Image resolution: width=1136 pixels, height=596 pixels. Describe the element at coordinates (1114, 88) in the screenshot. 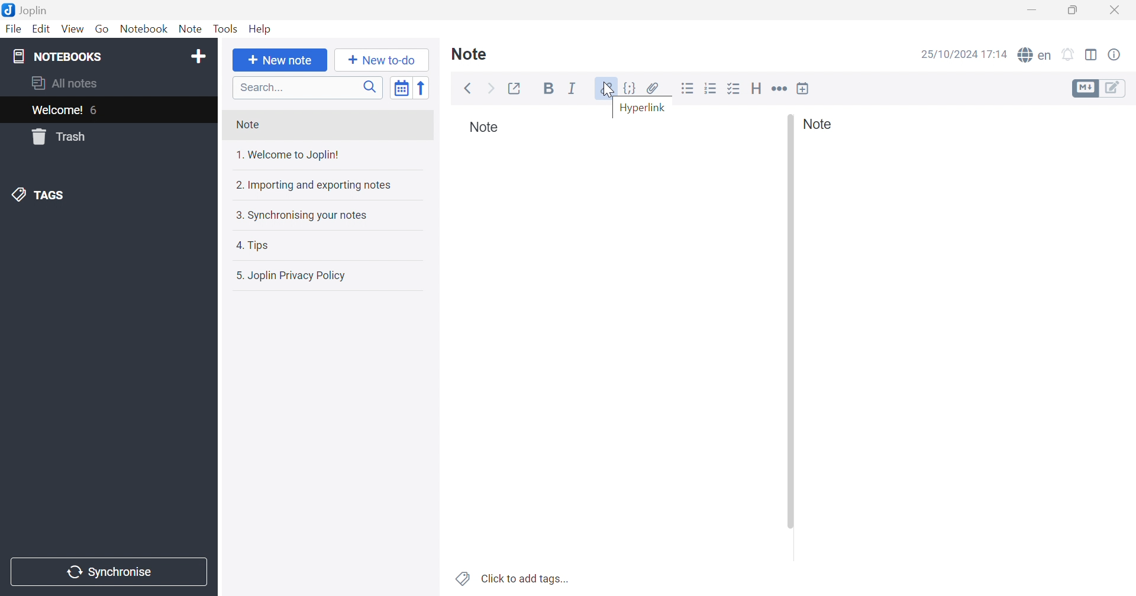

I see `Toggle editors` at that location.